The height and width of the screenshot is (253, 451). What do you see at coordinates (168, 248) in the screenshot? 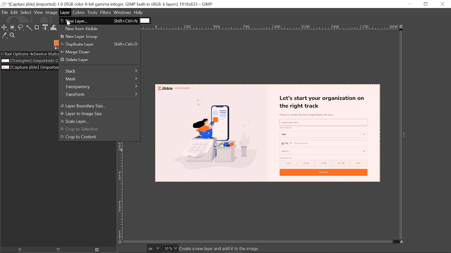
I see `Current zoom` at bounding box center [168, 248].